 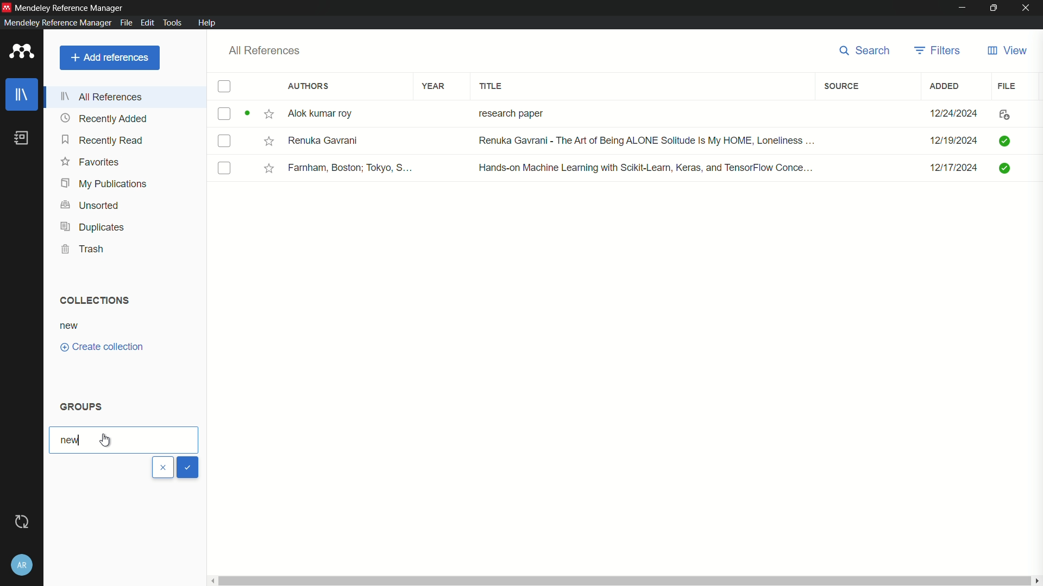 What do you see at coordinates (147, 22) in the screenshot?
I see `edit menu` at bounding box center [147, 22].